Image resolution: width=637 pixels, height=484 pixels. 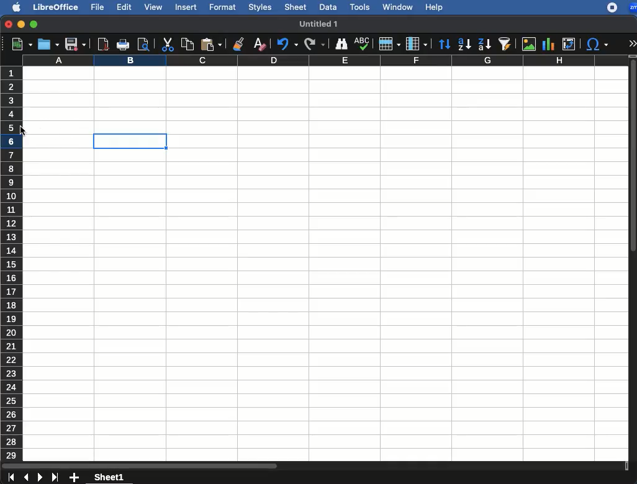 I want to click on format, so click(x=223, y=7).